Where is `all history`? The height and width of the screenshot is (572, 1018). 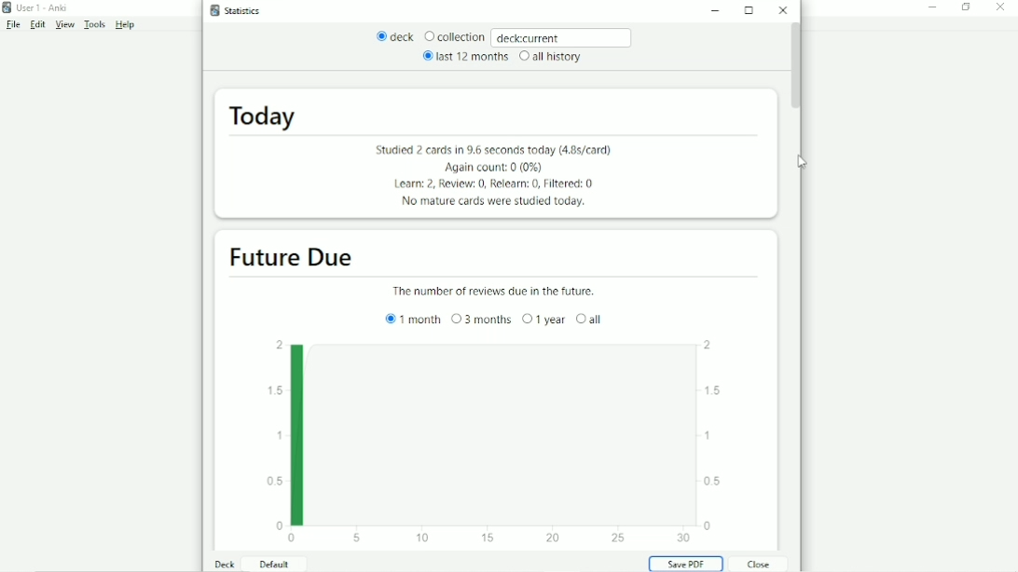
all history is located at coordinates (549, 57).